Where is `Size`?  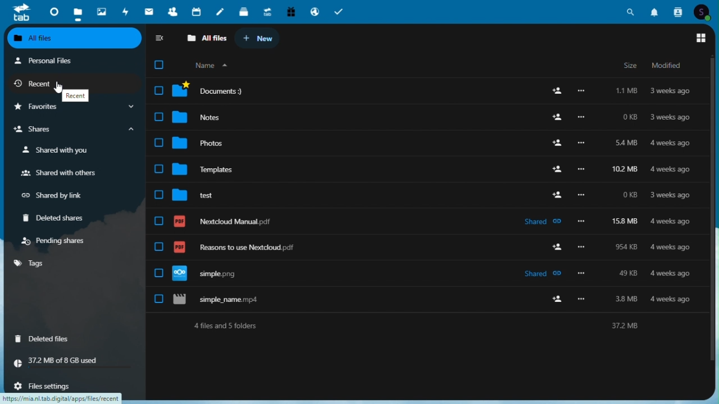
Size is located at coordinates (630, 64).